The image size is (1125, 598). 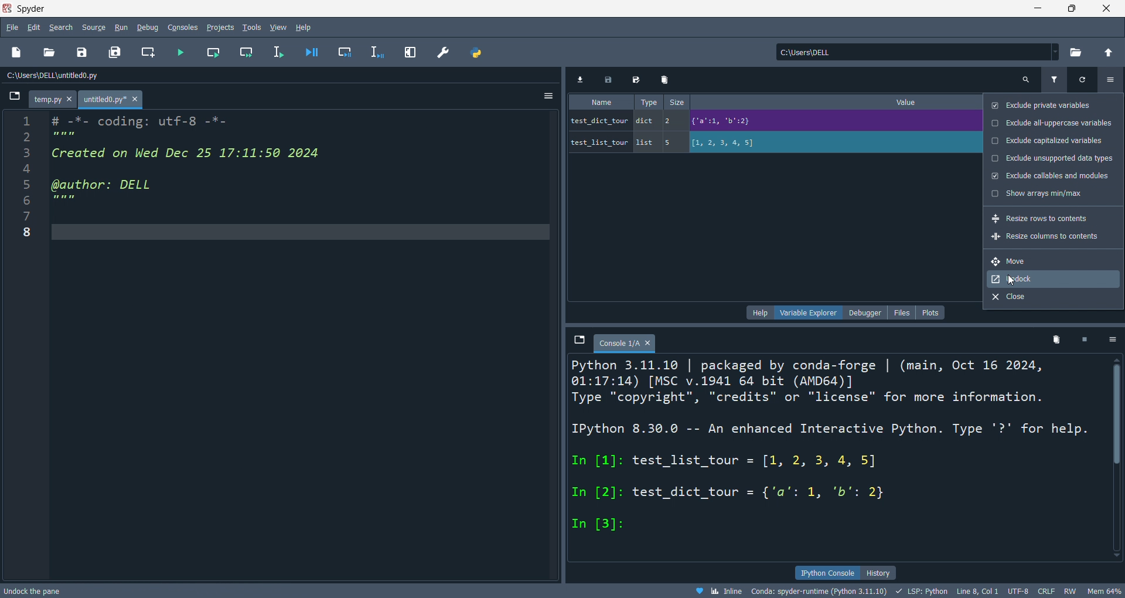 What do you see at coordinates (576, 341) in the screenshot?
I see `browse tabs` at bounding box center [576, 341].